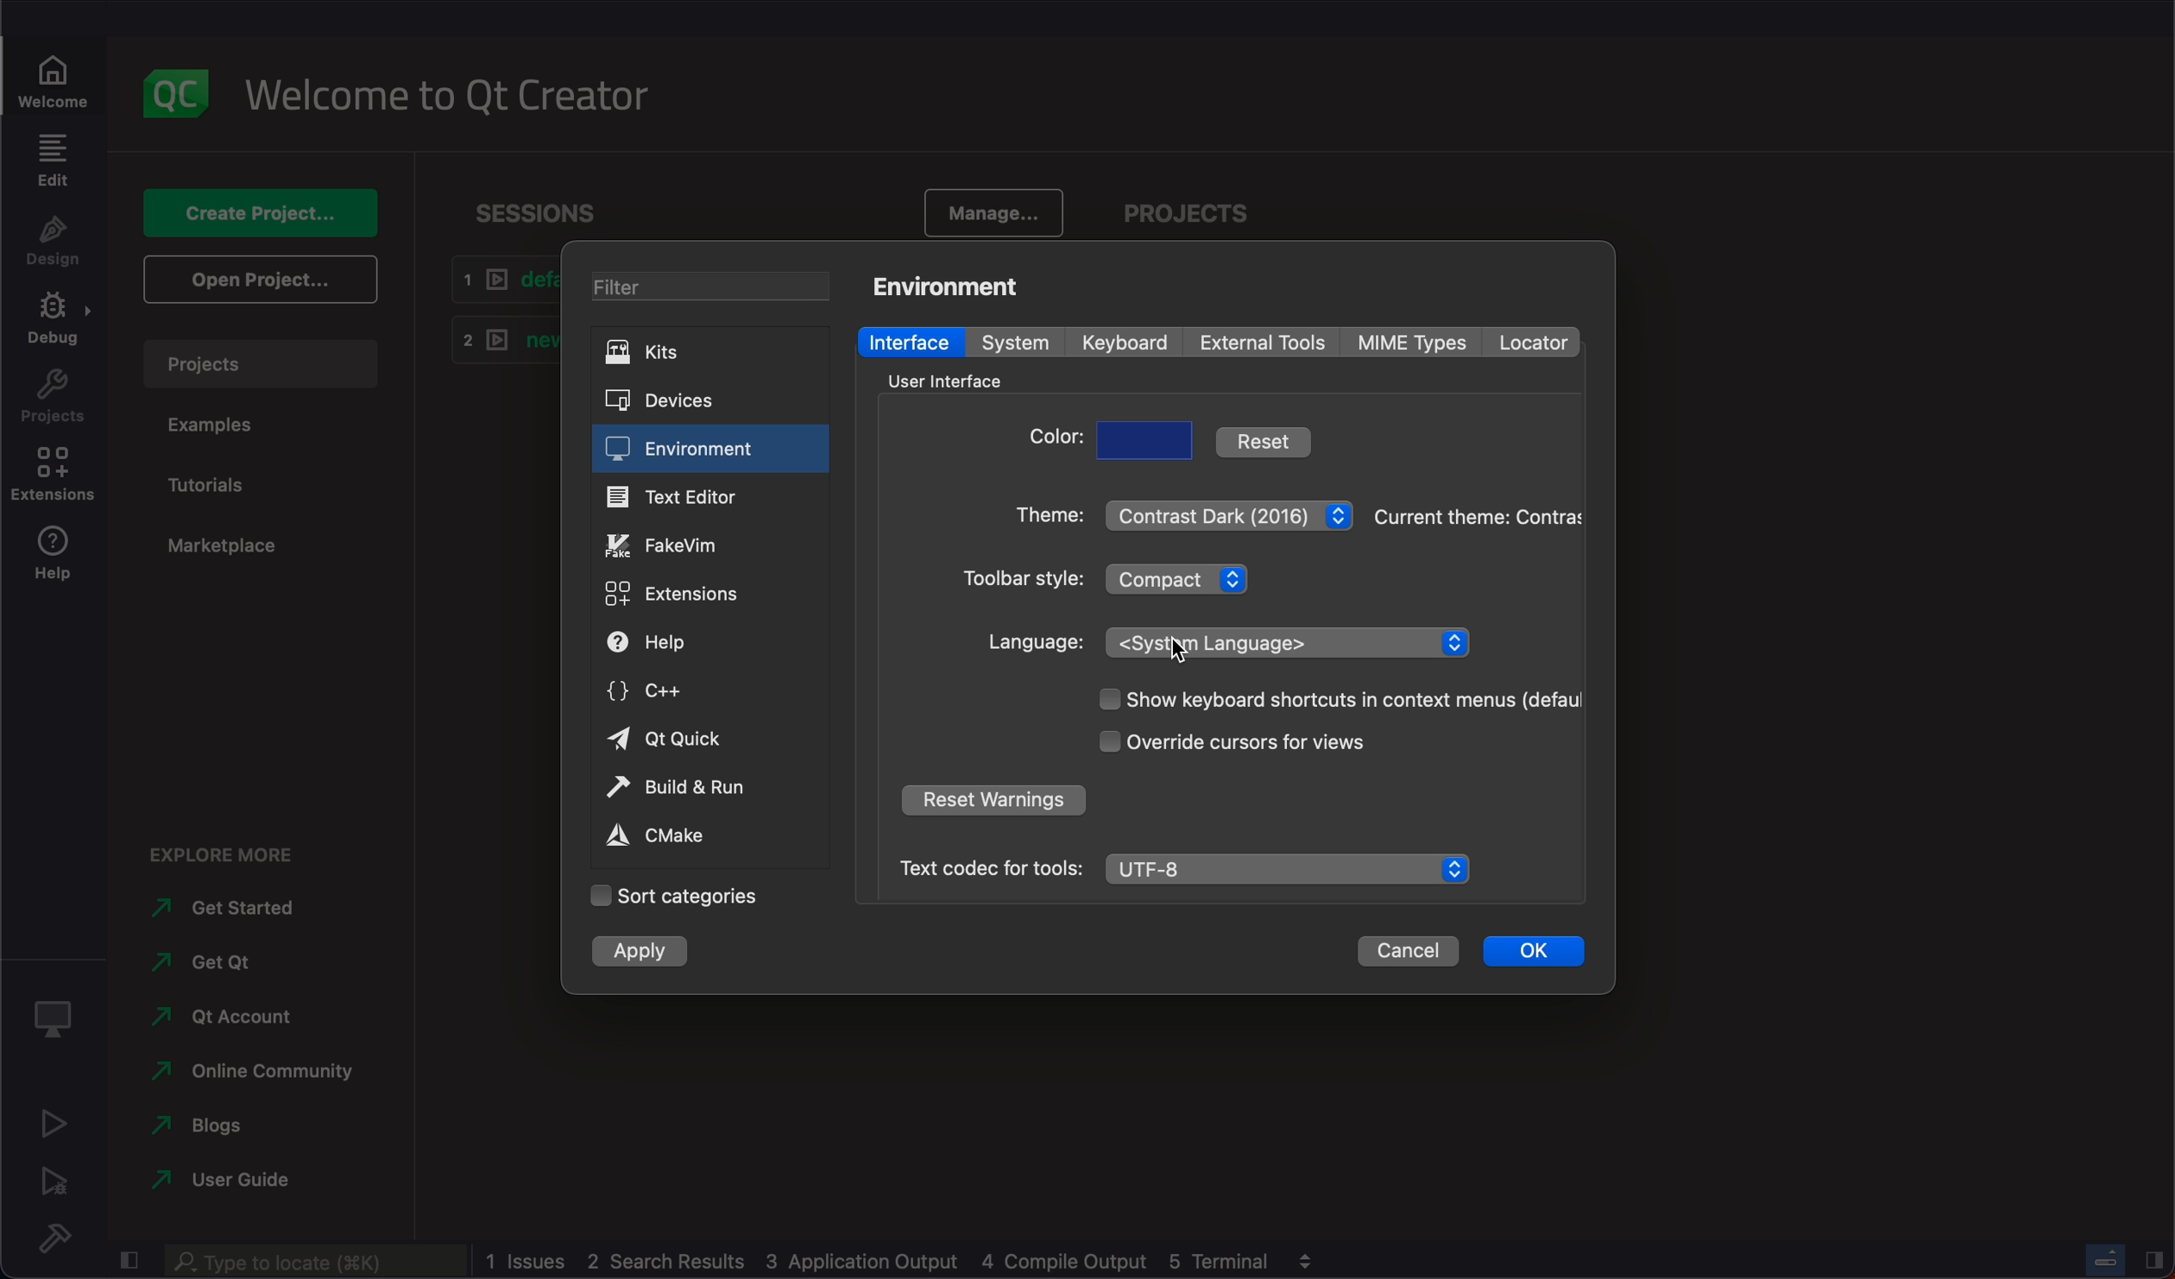 The width and height of the screenshot is (2175, 1279). Describe the element at coordinates (951, 378) in the screenshot. I see `interface` at that location.